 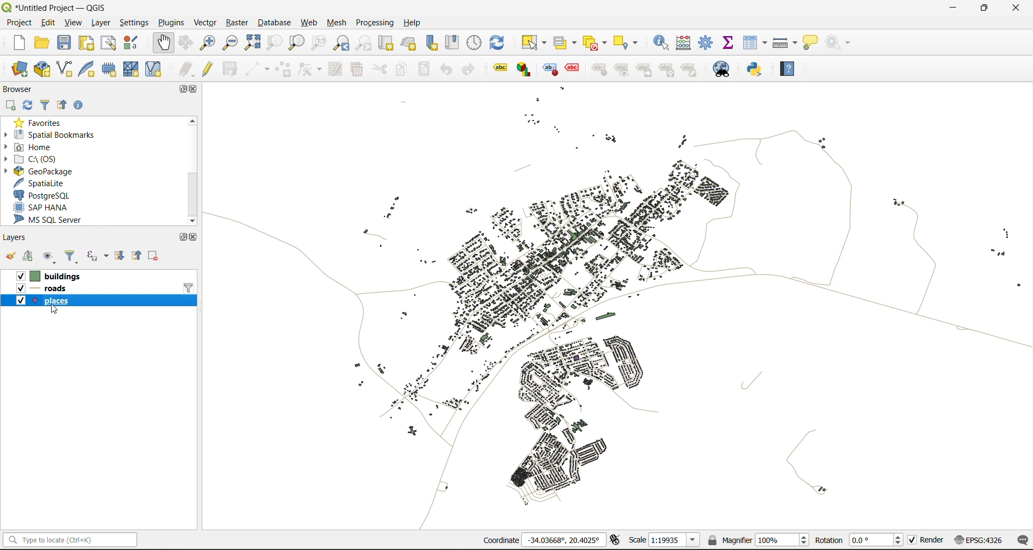 I want to click on settings, so click(x=136, y=21).